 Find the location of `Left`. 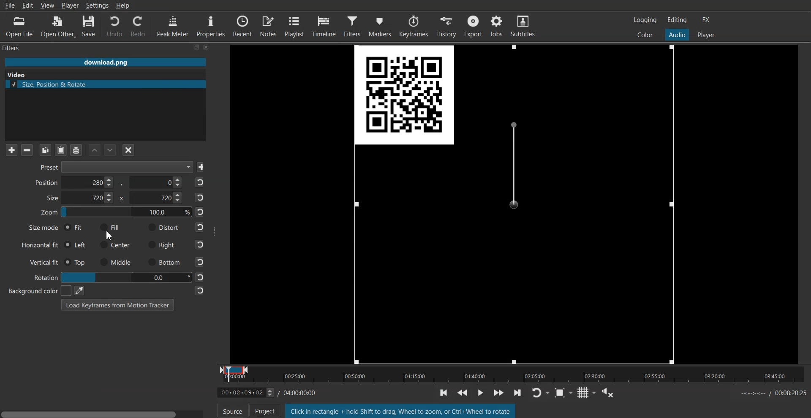

Left is located at coordinates (76, 244).